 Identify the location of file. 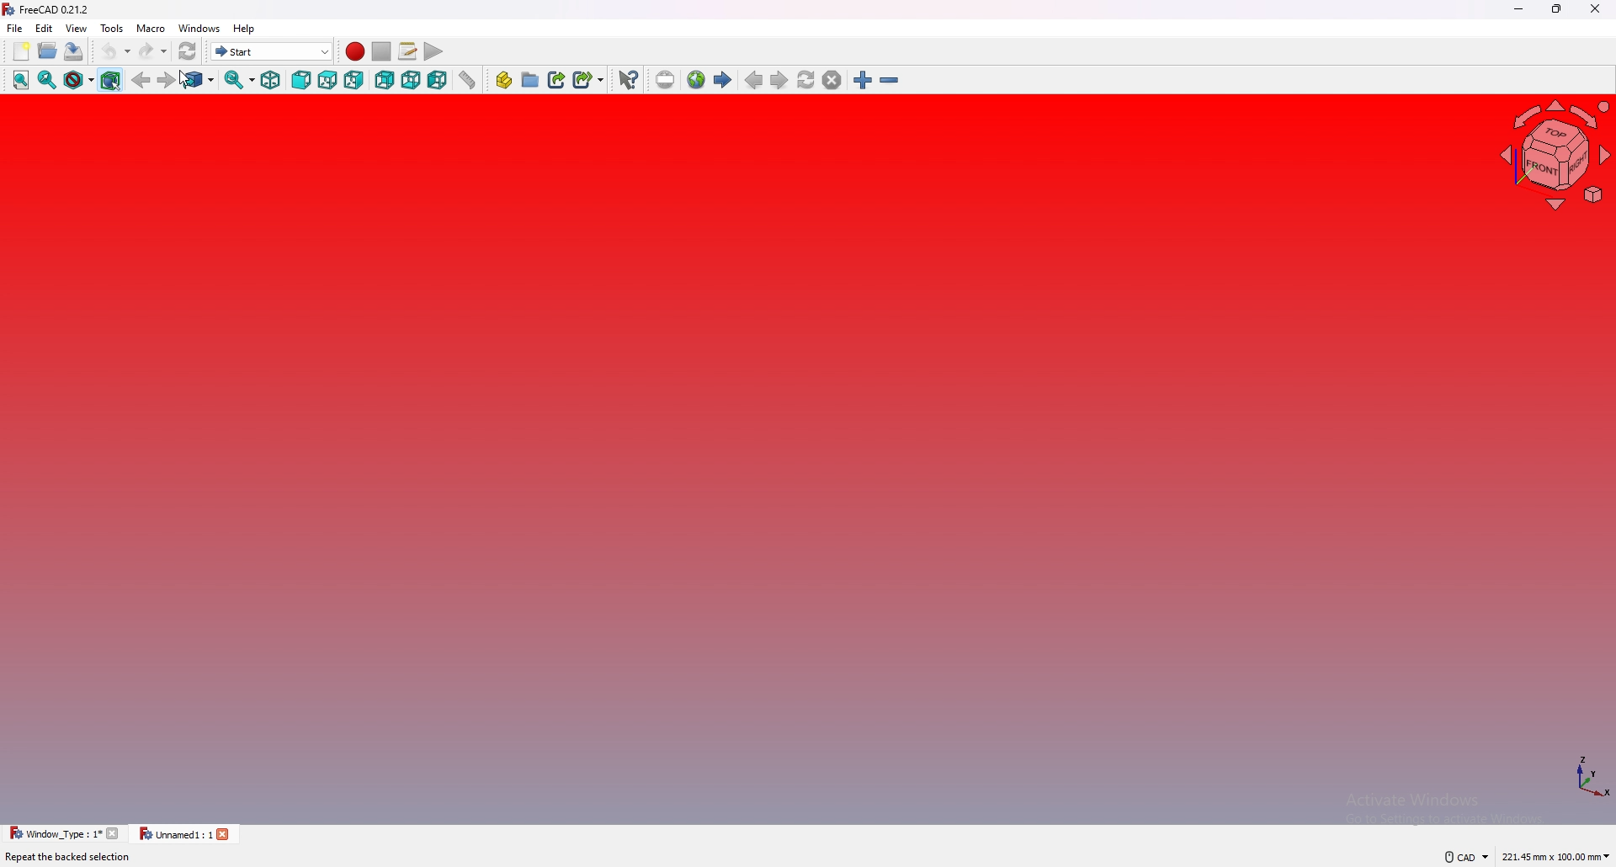
(14, 28).